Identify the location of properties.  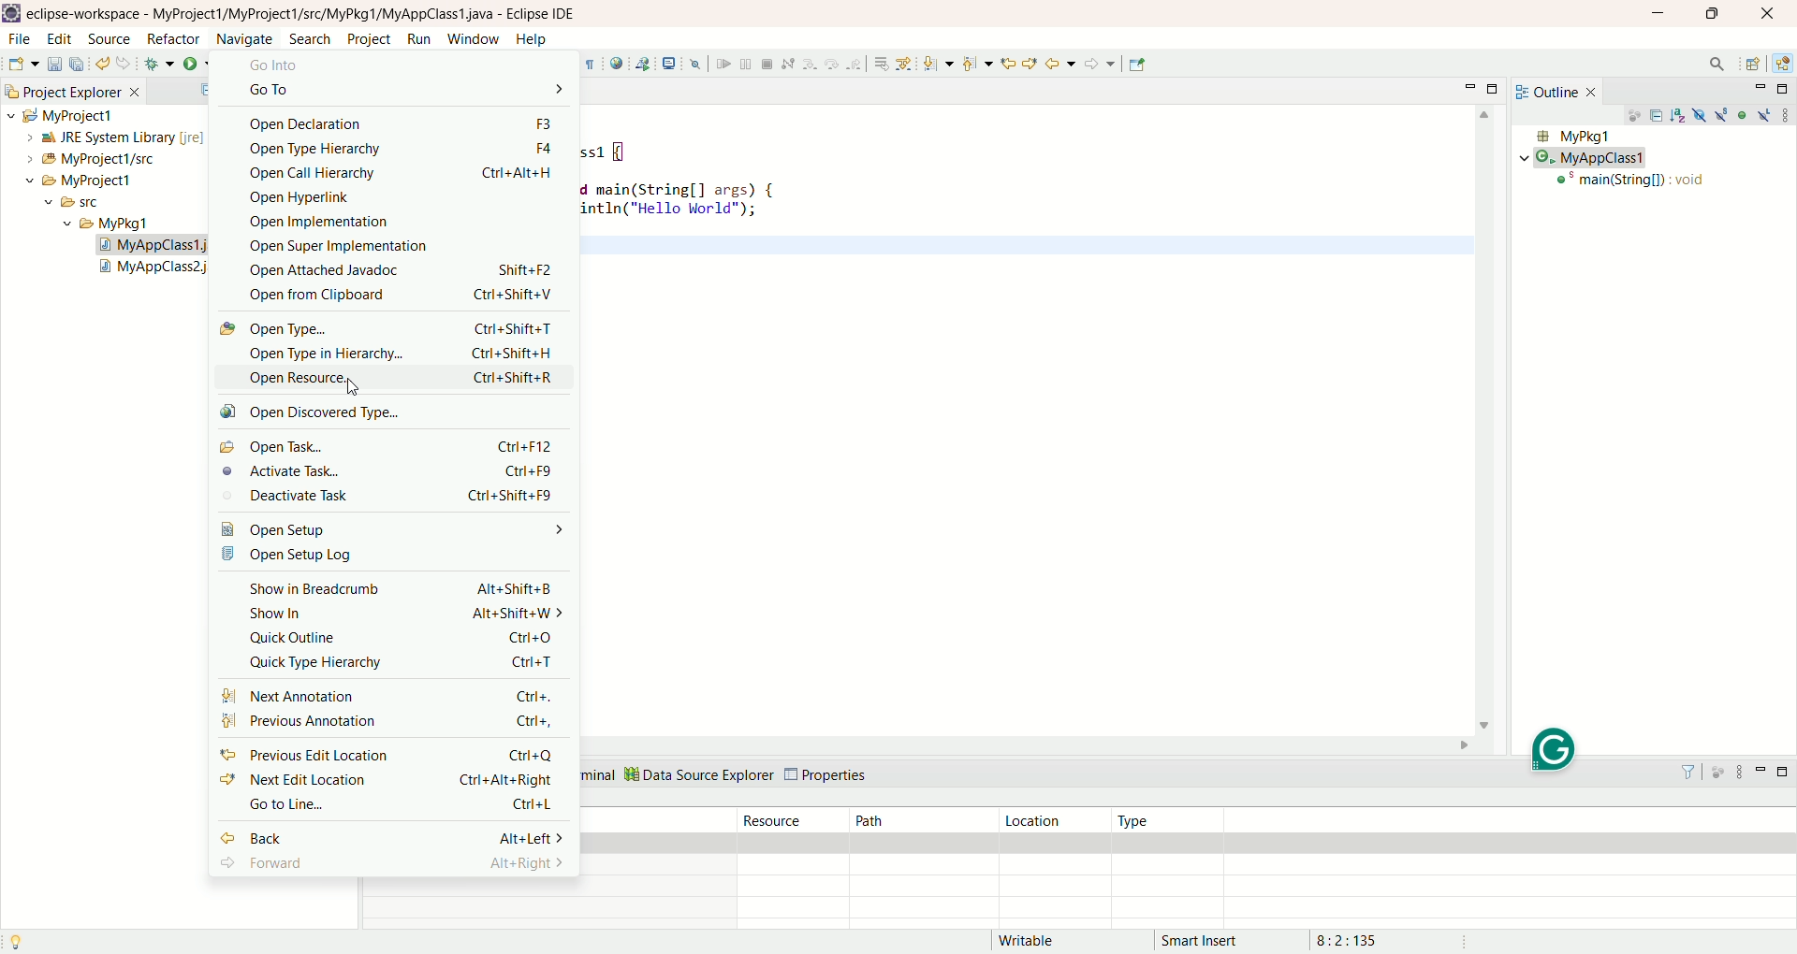
(829, 775).